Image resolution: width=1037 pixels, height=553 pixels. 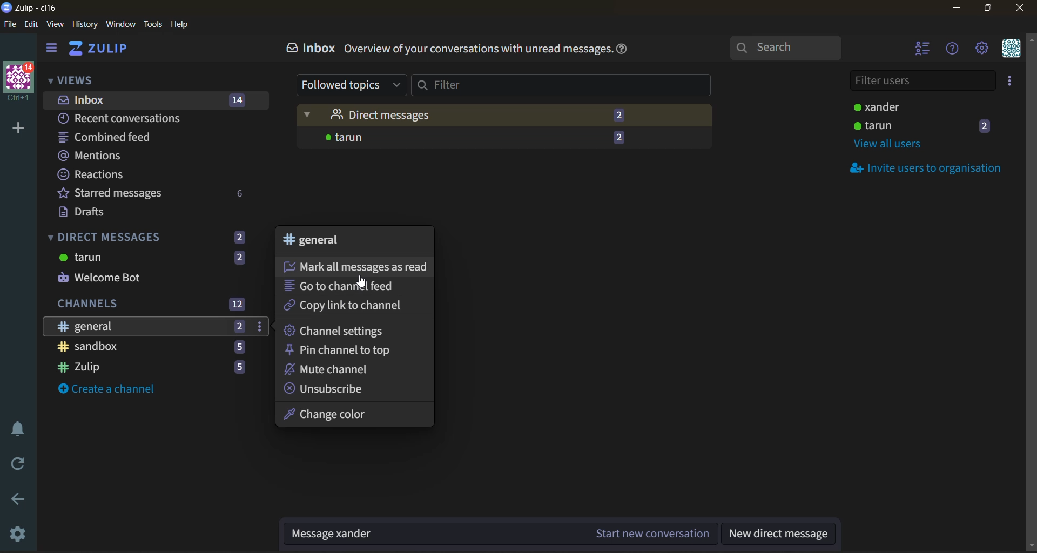 I want to click on filter, so click(x=564, y=86).